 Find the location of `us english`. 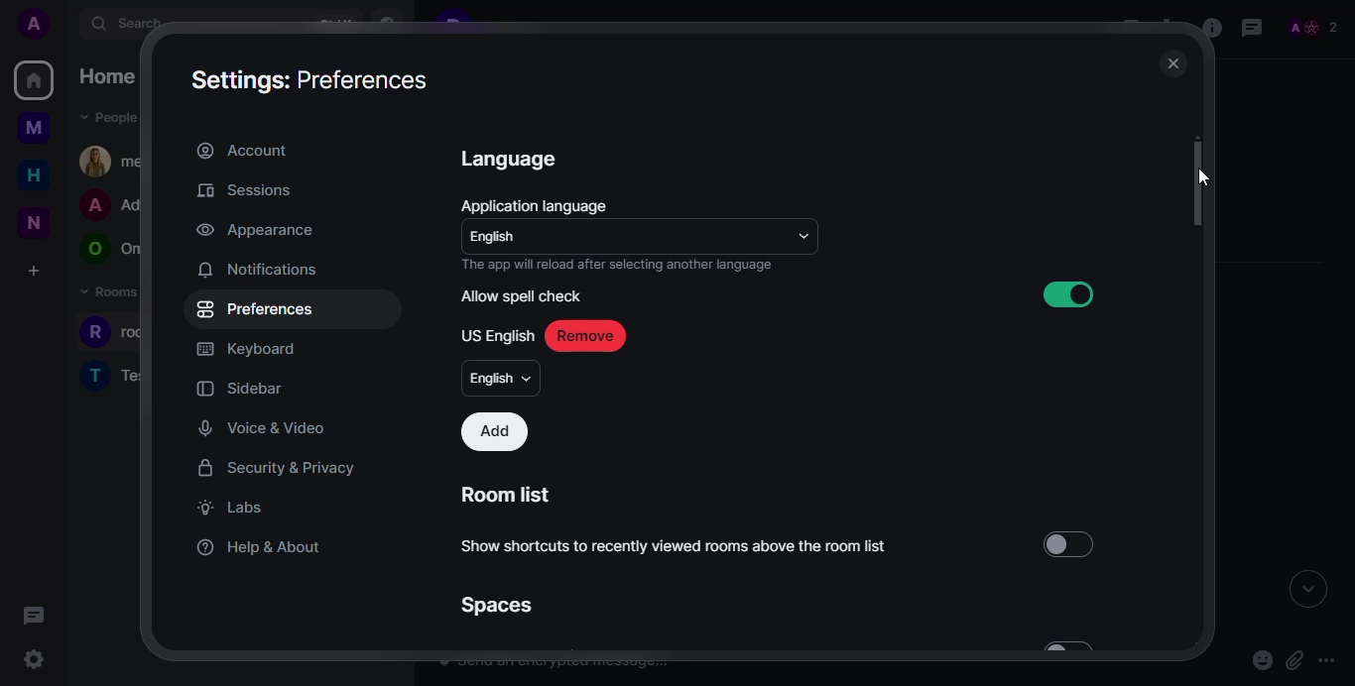

us english is located at coordinates (498, 335).